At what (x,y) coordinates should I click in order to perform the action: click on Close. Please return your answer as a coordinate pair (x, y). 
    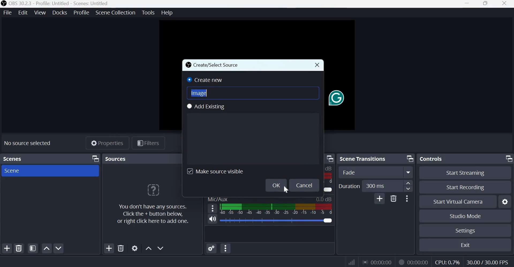
    Looking at the image, I should click on (317, 65).